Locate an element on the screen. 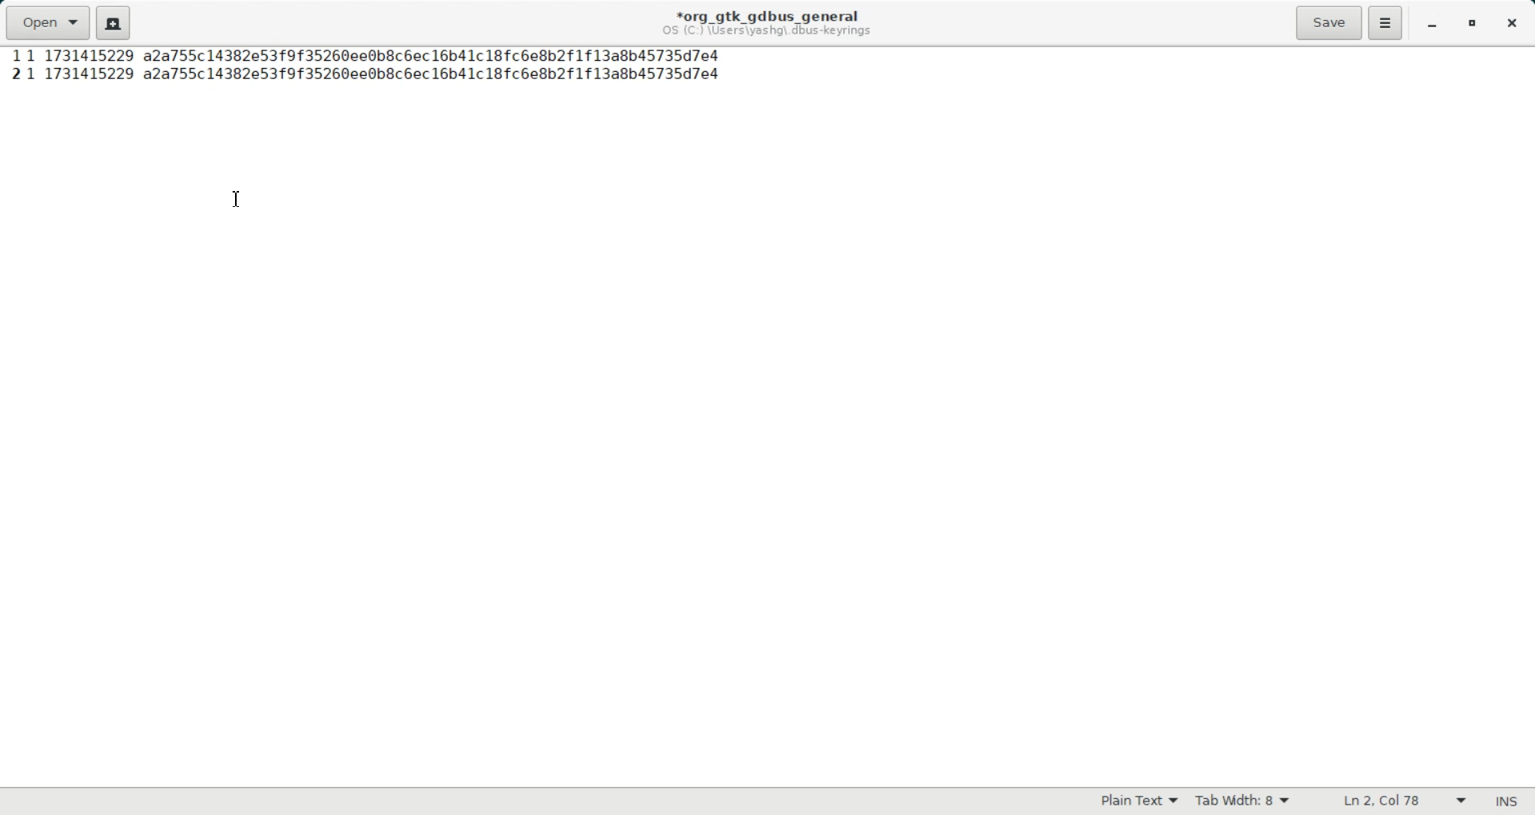 This screenshot has height=815, width=1535. Minimize is located at coordinates (1431, 25).